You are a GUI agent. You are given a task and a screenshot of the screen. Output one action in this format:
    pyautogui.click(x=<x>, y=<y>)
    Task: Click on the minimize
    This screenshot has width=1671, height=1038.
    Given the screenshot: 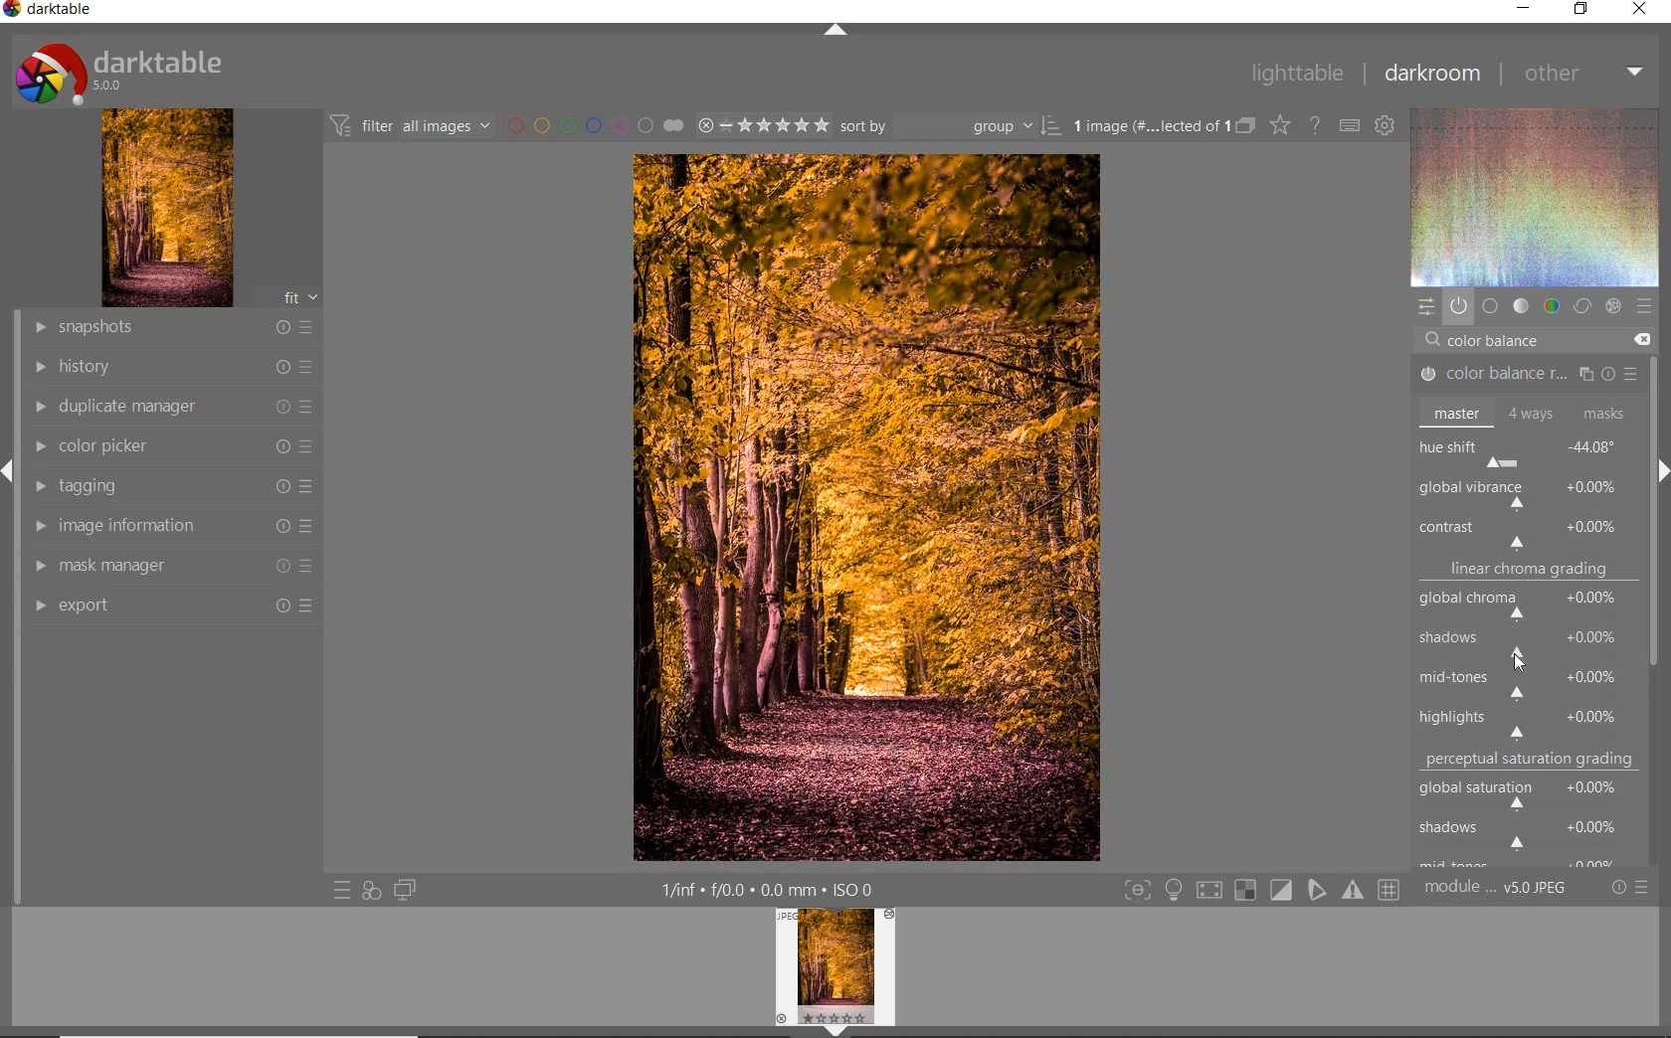 What is the action you would take?
    pyautogui.click(x=1525, y=7)
    